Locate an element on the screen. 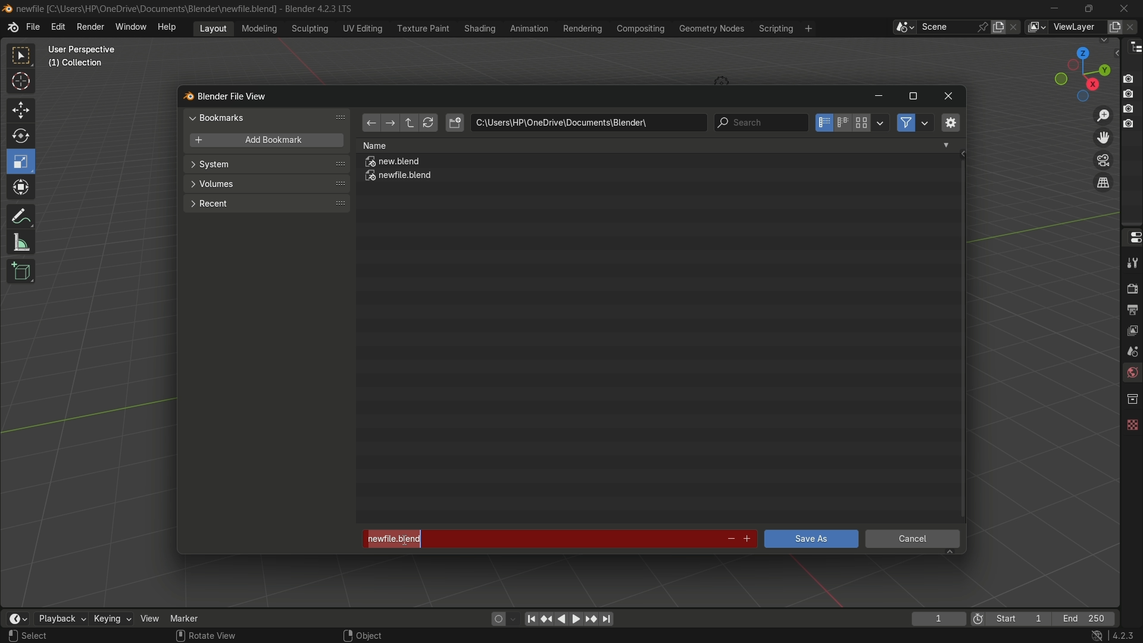 This screenshot has width=1143, height=643. browse scenes is located at coordinates (904, 27).